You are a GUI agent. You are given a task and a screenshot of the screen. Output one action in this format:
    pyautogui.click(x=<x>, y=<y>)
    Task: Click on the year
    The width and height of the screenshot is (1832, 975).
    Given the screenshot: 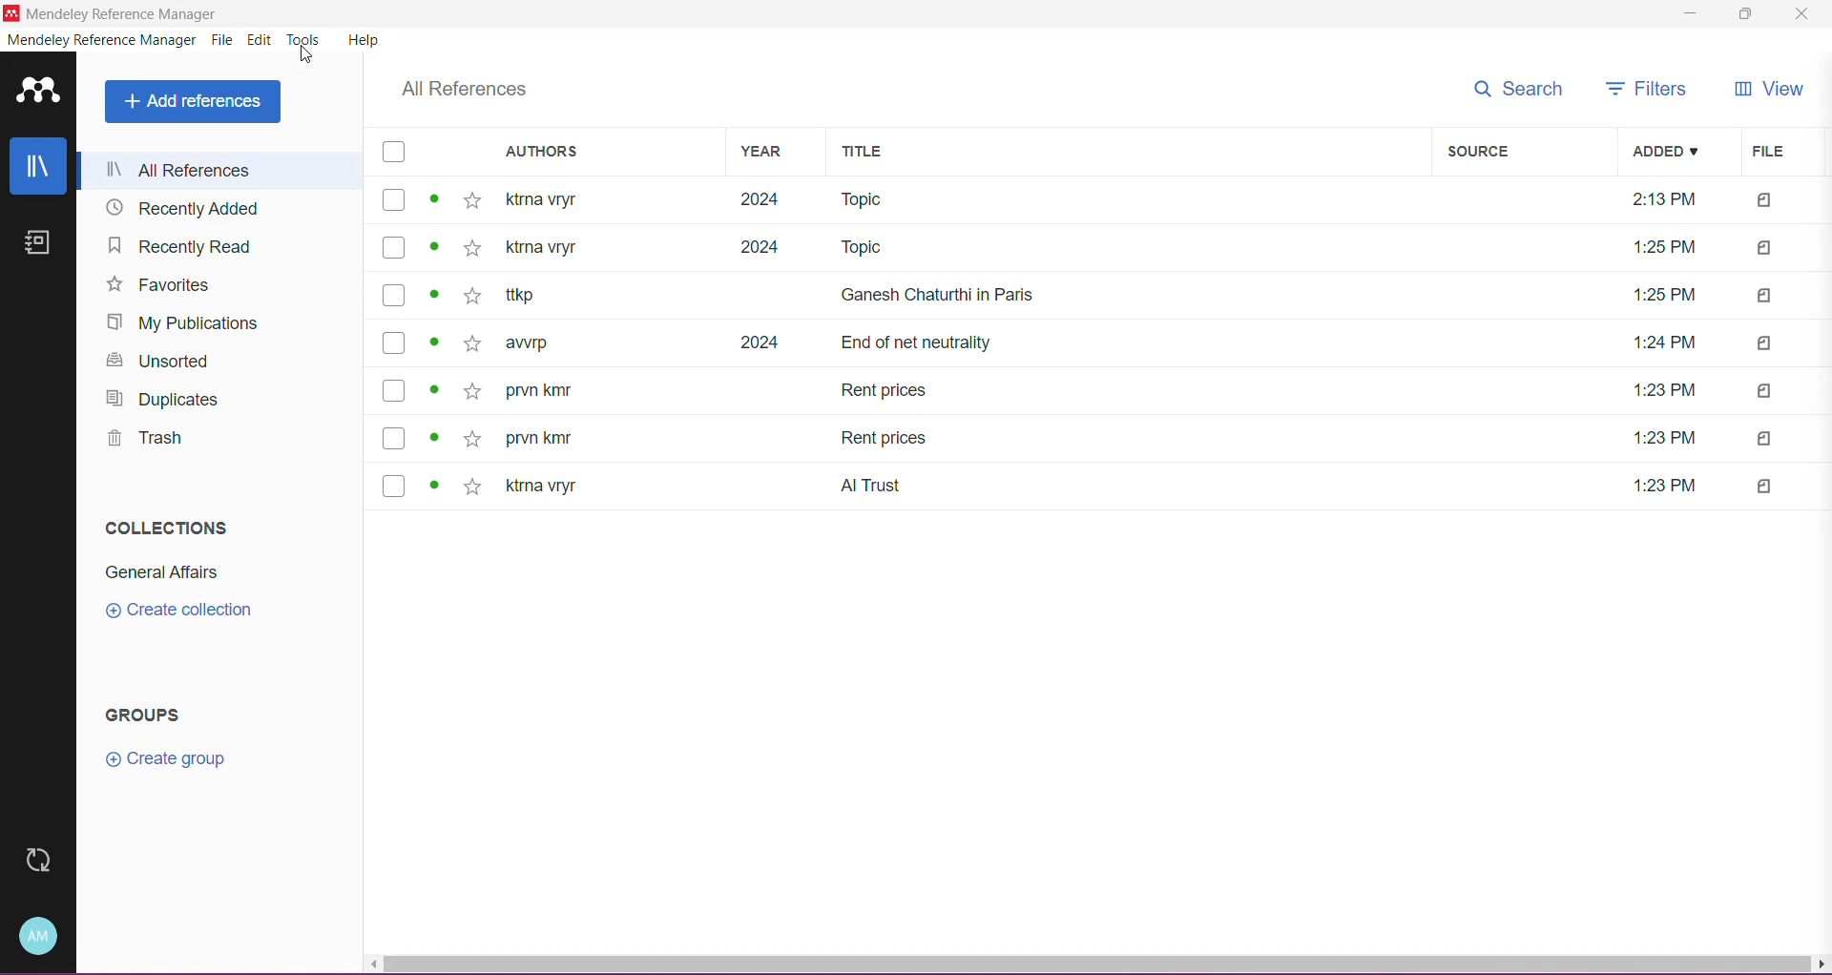 What is the action you would take?
    pyautogui.click(x=758, y=342)
    